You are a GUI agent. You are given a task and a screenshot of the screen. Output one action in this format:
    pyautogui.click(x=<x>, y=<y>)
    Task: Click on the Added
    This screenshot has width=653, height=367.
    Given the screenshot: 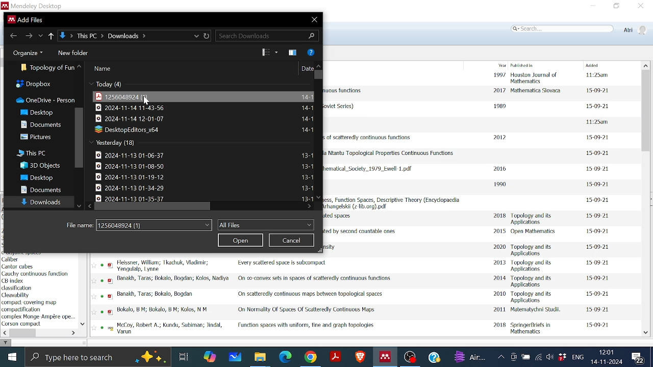 What is the action you would take?
    pyautogui.click(x=594, y=65)
    